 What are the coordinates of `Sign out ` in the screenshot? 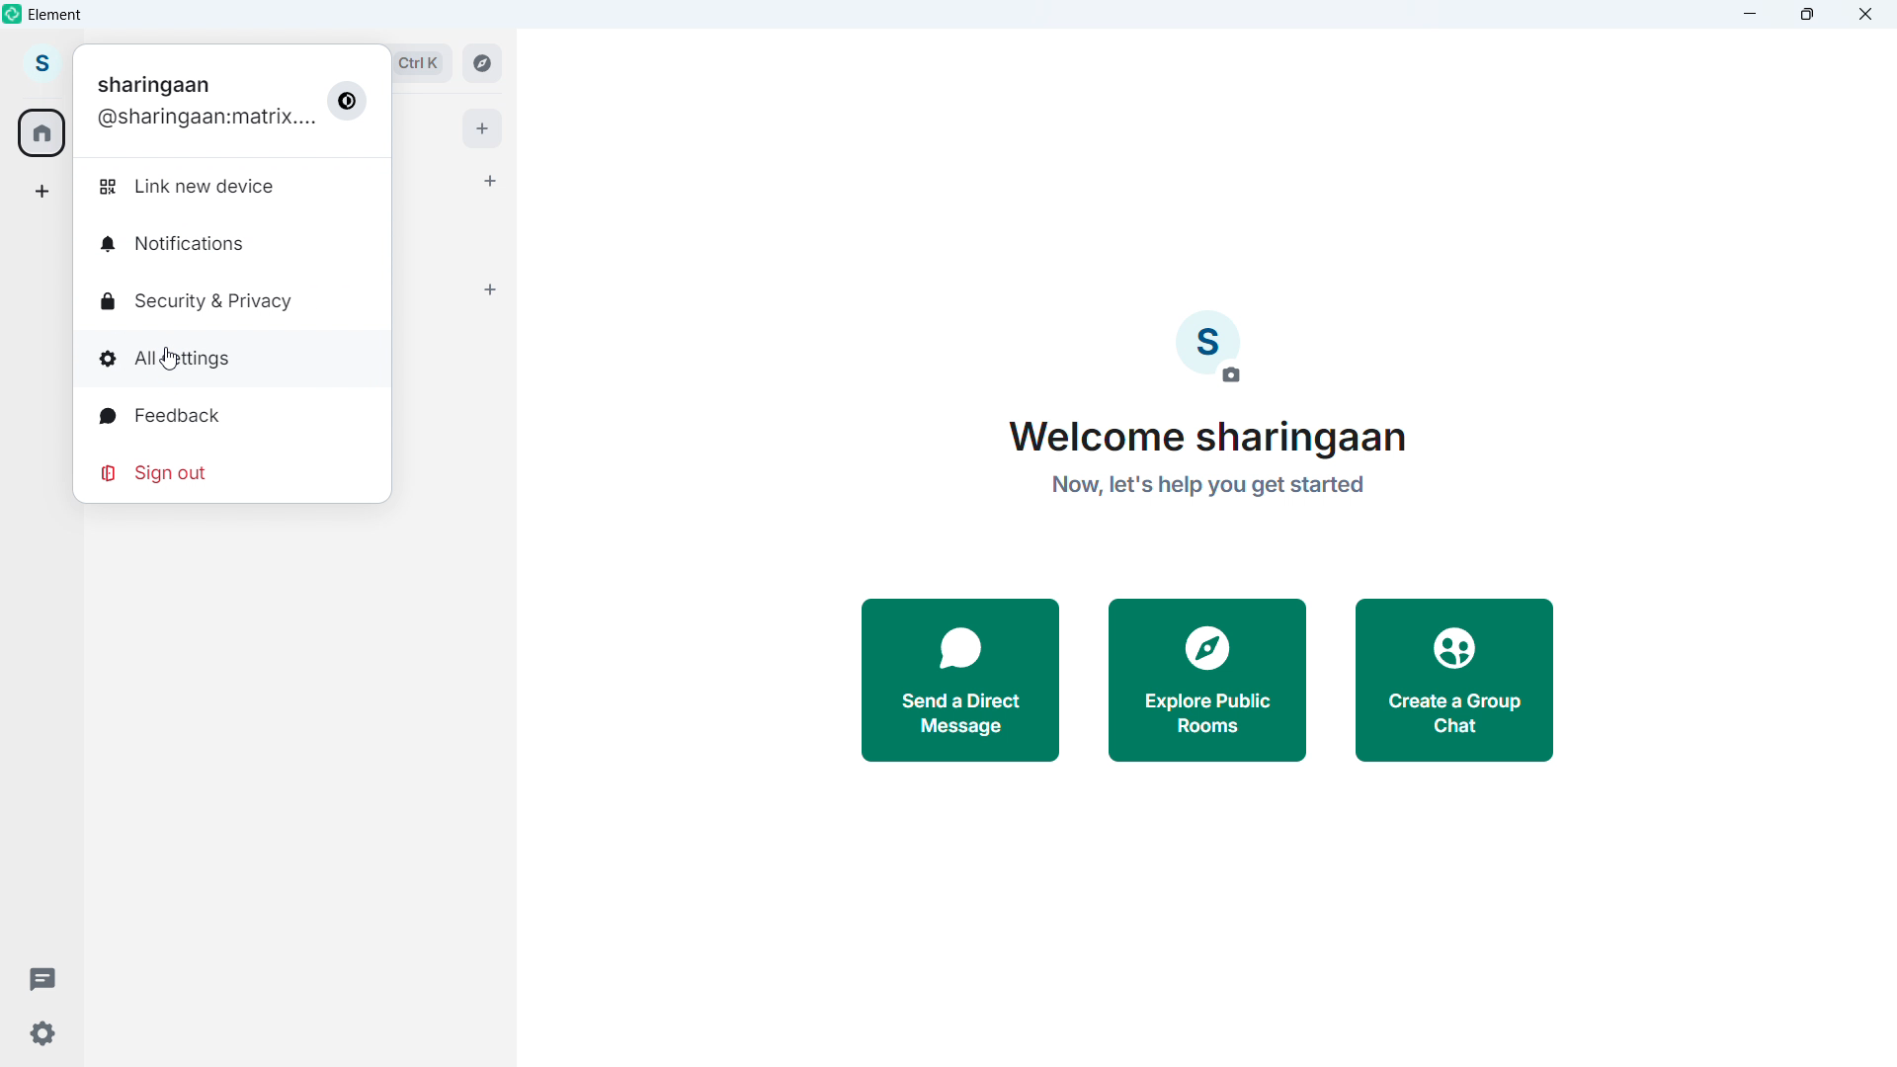 It's located at (157, 472).